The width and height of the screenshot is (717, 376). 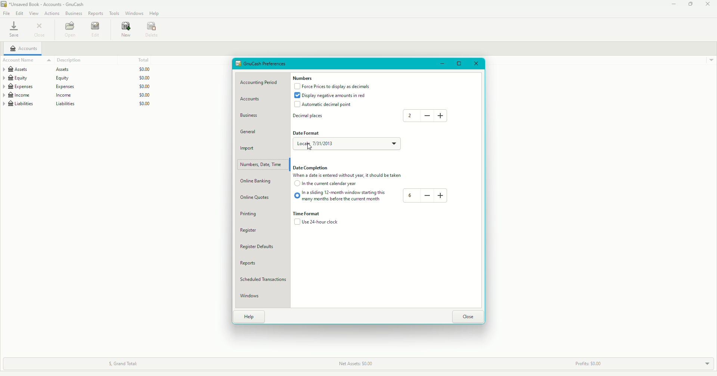 I want to click on Close, so click(x=39, y=31).